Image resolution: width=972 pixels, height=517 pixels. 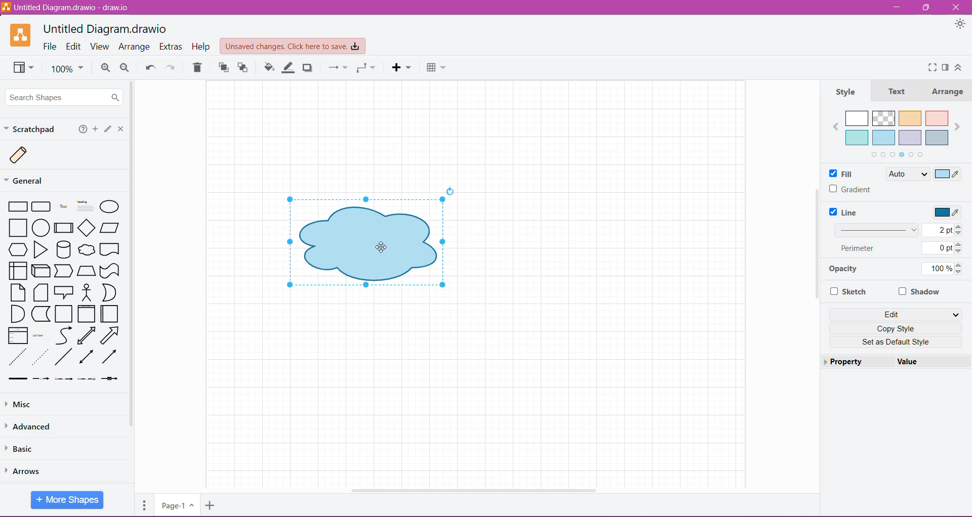 What do you see at coordinates (897, 134) in the screenshot?
I see `Fill color palette` at bounding box center [897, 134].